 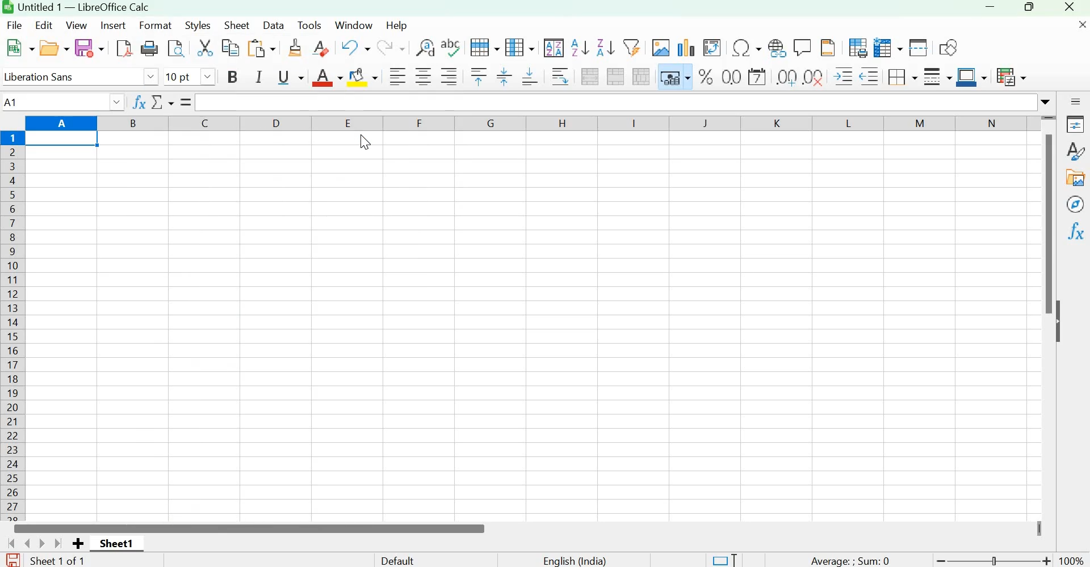 I want to click on Untitled 1 - LibreOffice Calc, so click(x=85, y=8).